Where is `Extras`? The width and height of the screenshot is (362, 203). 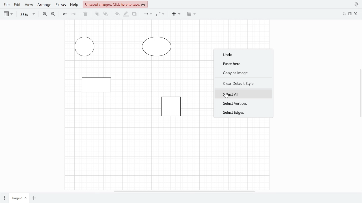
Extras is located at coordinates (61, 5).